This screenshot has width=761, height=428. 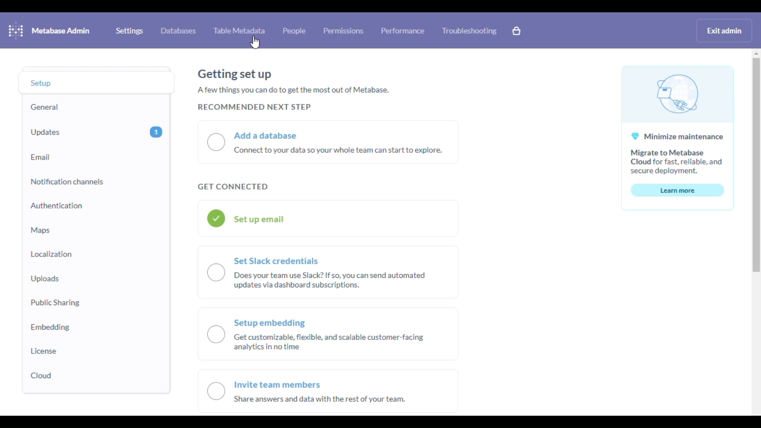 What do you see at coordinates (61, 31) in the screenshot?
I see `metabase admin` at bounding box center [61, 31].